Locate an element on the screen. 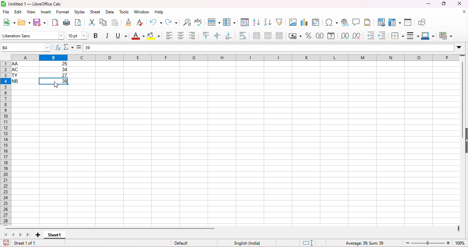 The image size is (468, 247). insert image is located at coordinates (293, 22).